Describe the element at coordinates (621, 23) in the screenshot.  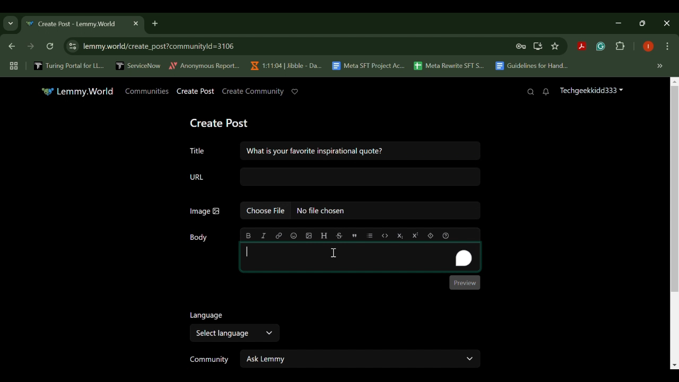
I see `Restore Down` at that location.